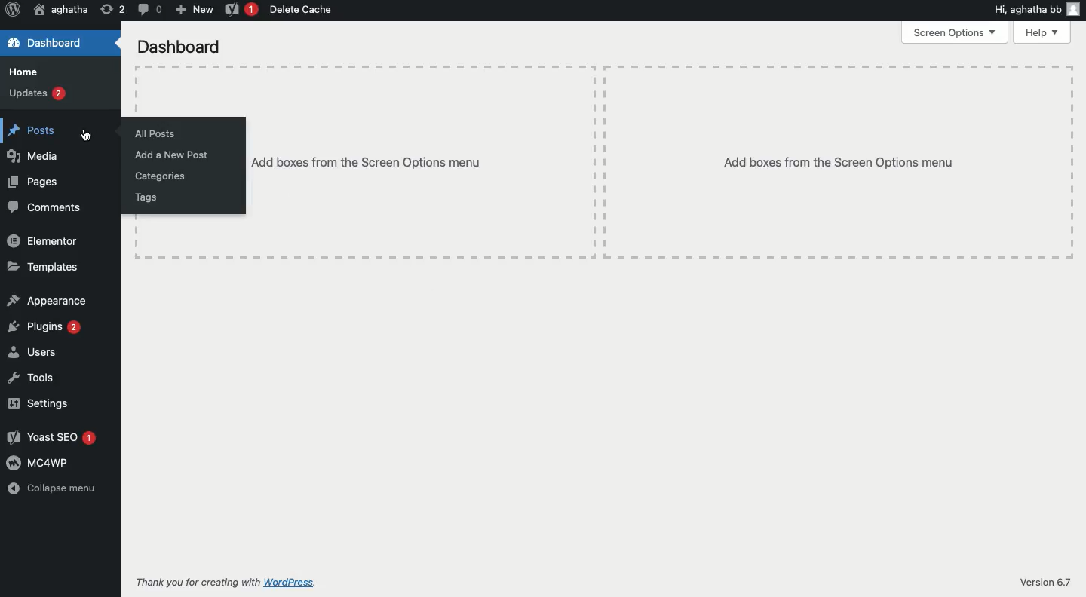 This screenshot has height=597, width=1086. I want to click on Thank you for creating with, so click(198, 583).